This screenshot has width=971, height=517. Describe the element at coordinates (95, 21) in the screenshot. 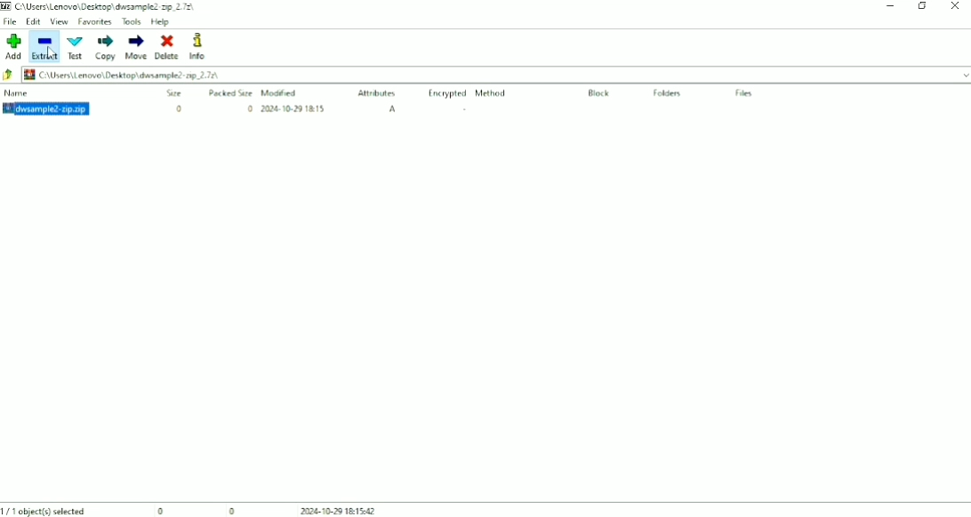

I see `Favorites` at that location.